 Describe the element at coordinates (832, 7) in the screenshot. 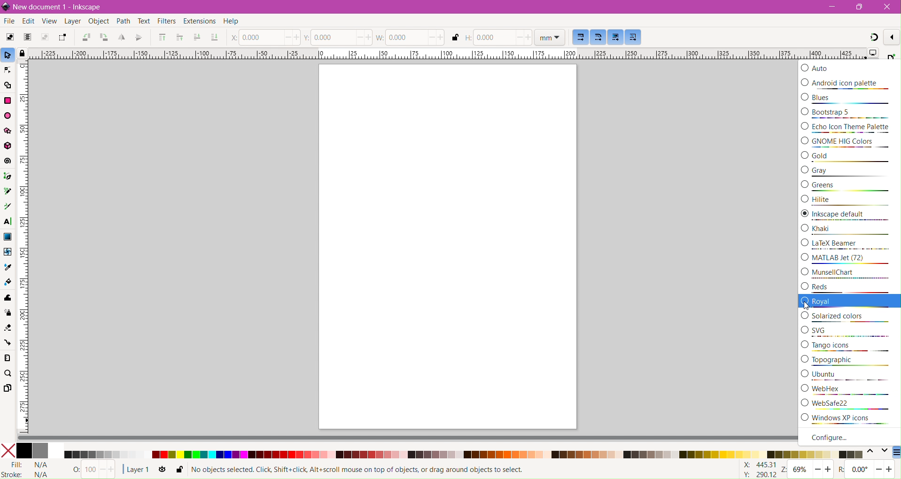

I see `Minimize` at that location.